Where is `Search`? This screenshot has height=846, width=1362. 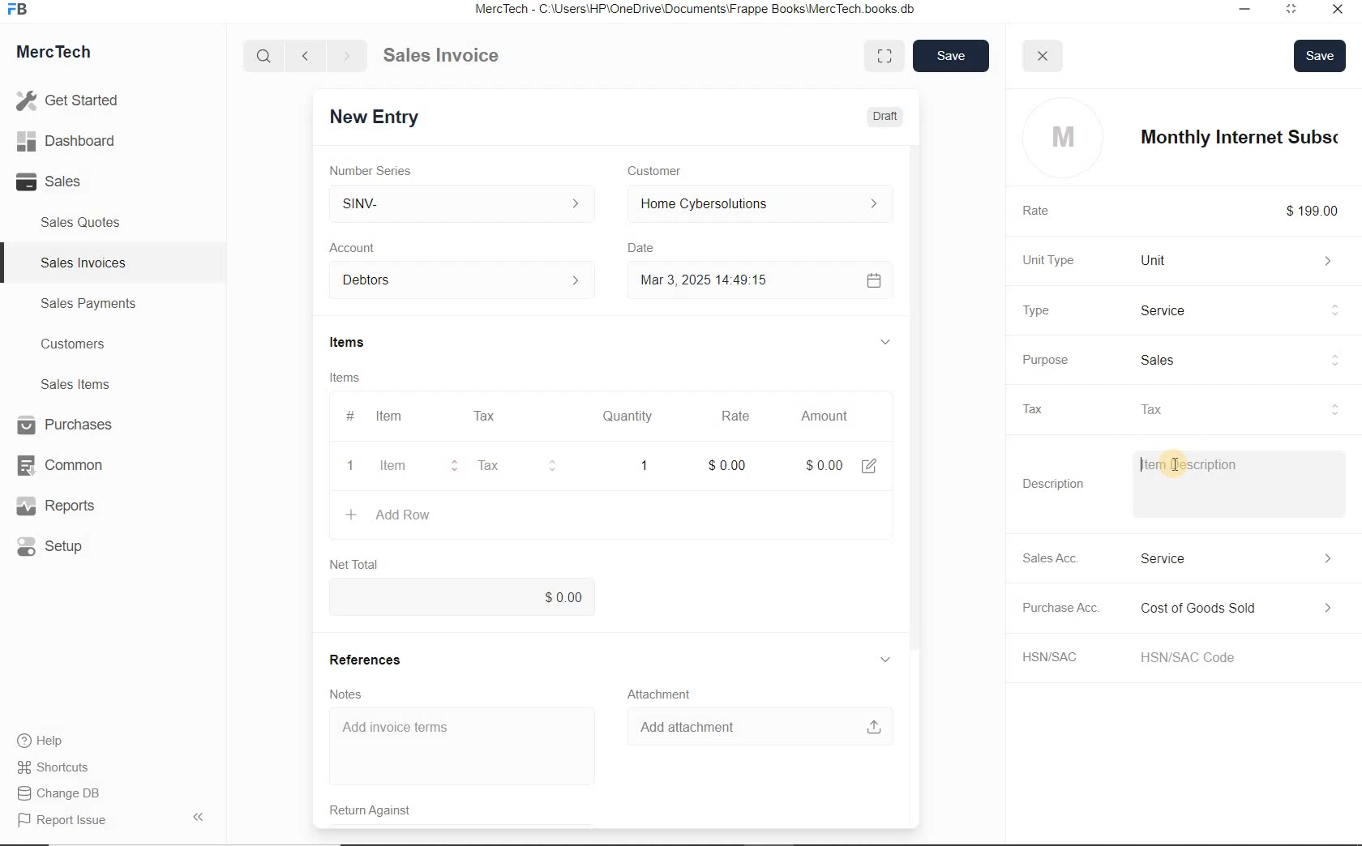 Search is located at coordinates (265, 56).